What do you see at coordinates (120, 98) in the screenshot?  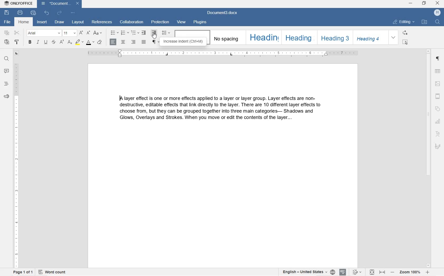 I see `TEXT EDITOR POSITION` at bounding box center [120, 98].